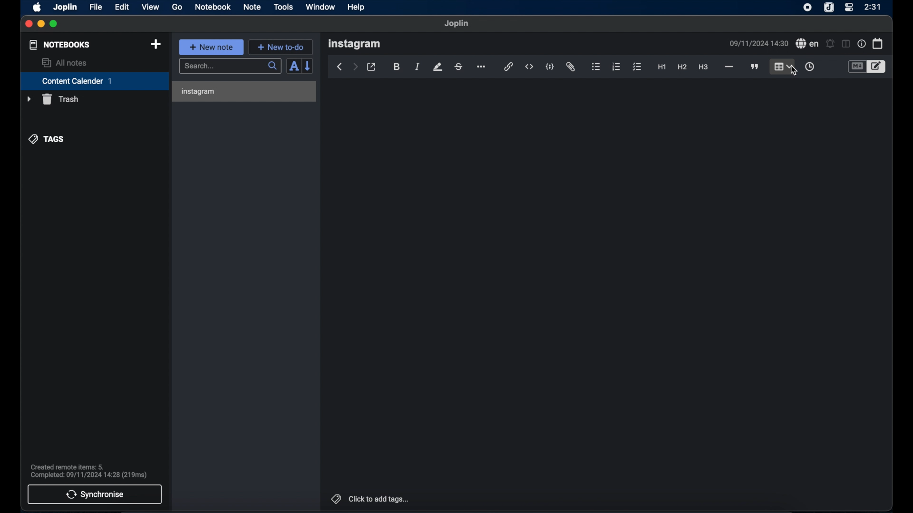 The height and width of the screenshot is (513, 913). What do you see at coordinates (810, 67) in the screenshot?
I see `insert time` at bounding box center [810, 67].